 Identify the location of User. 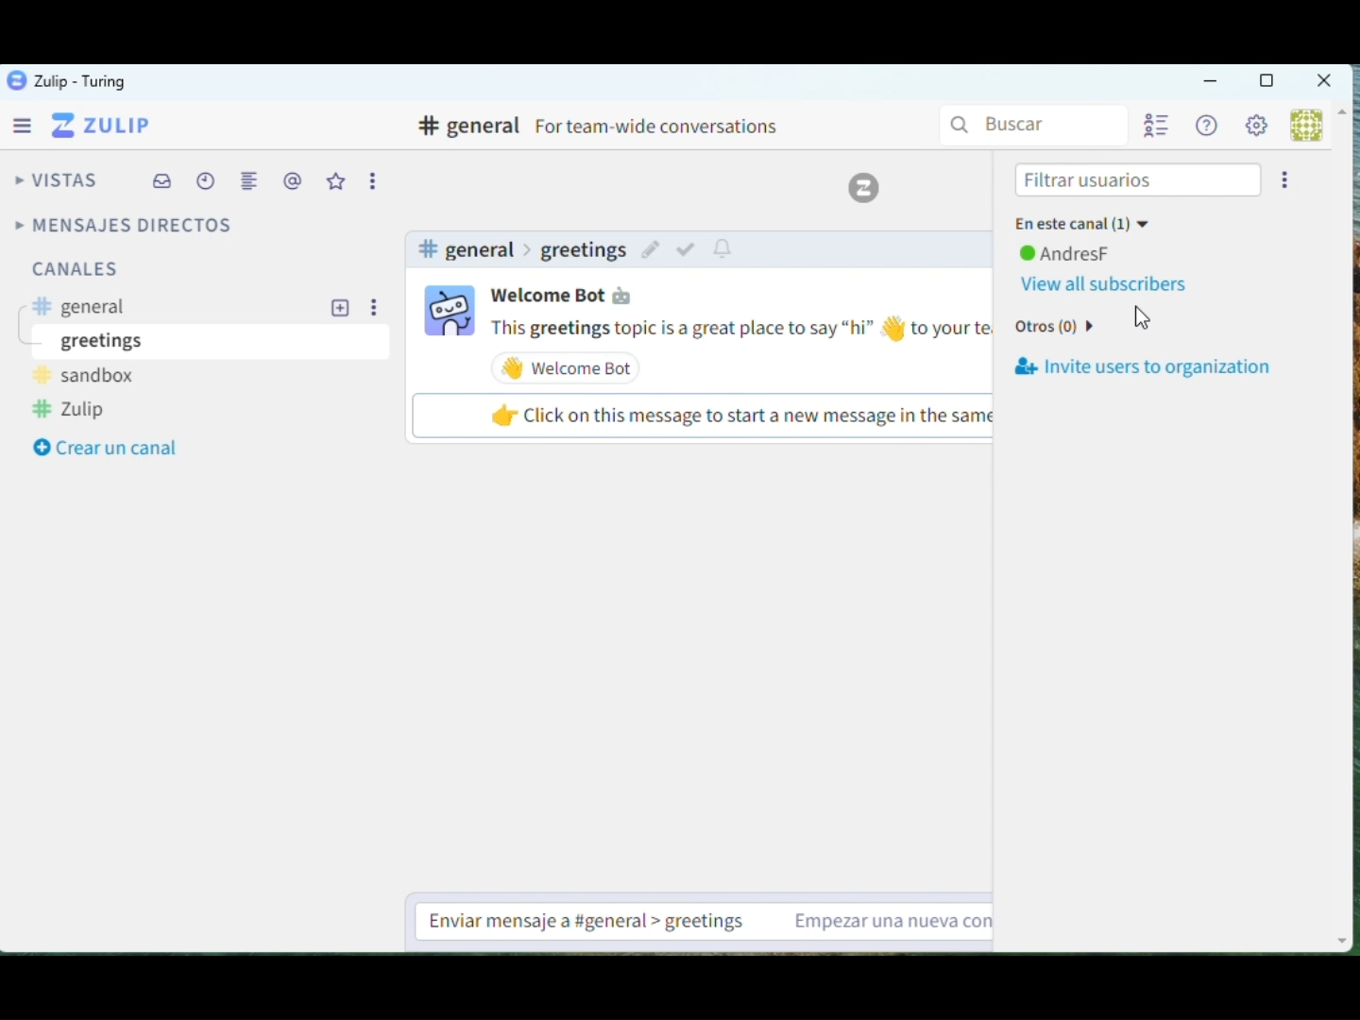
(1309, 126).